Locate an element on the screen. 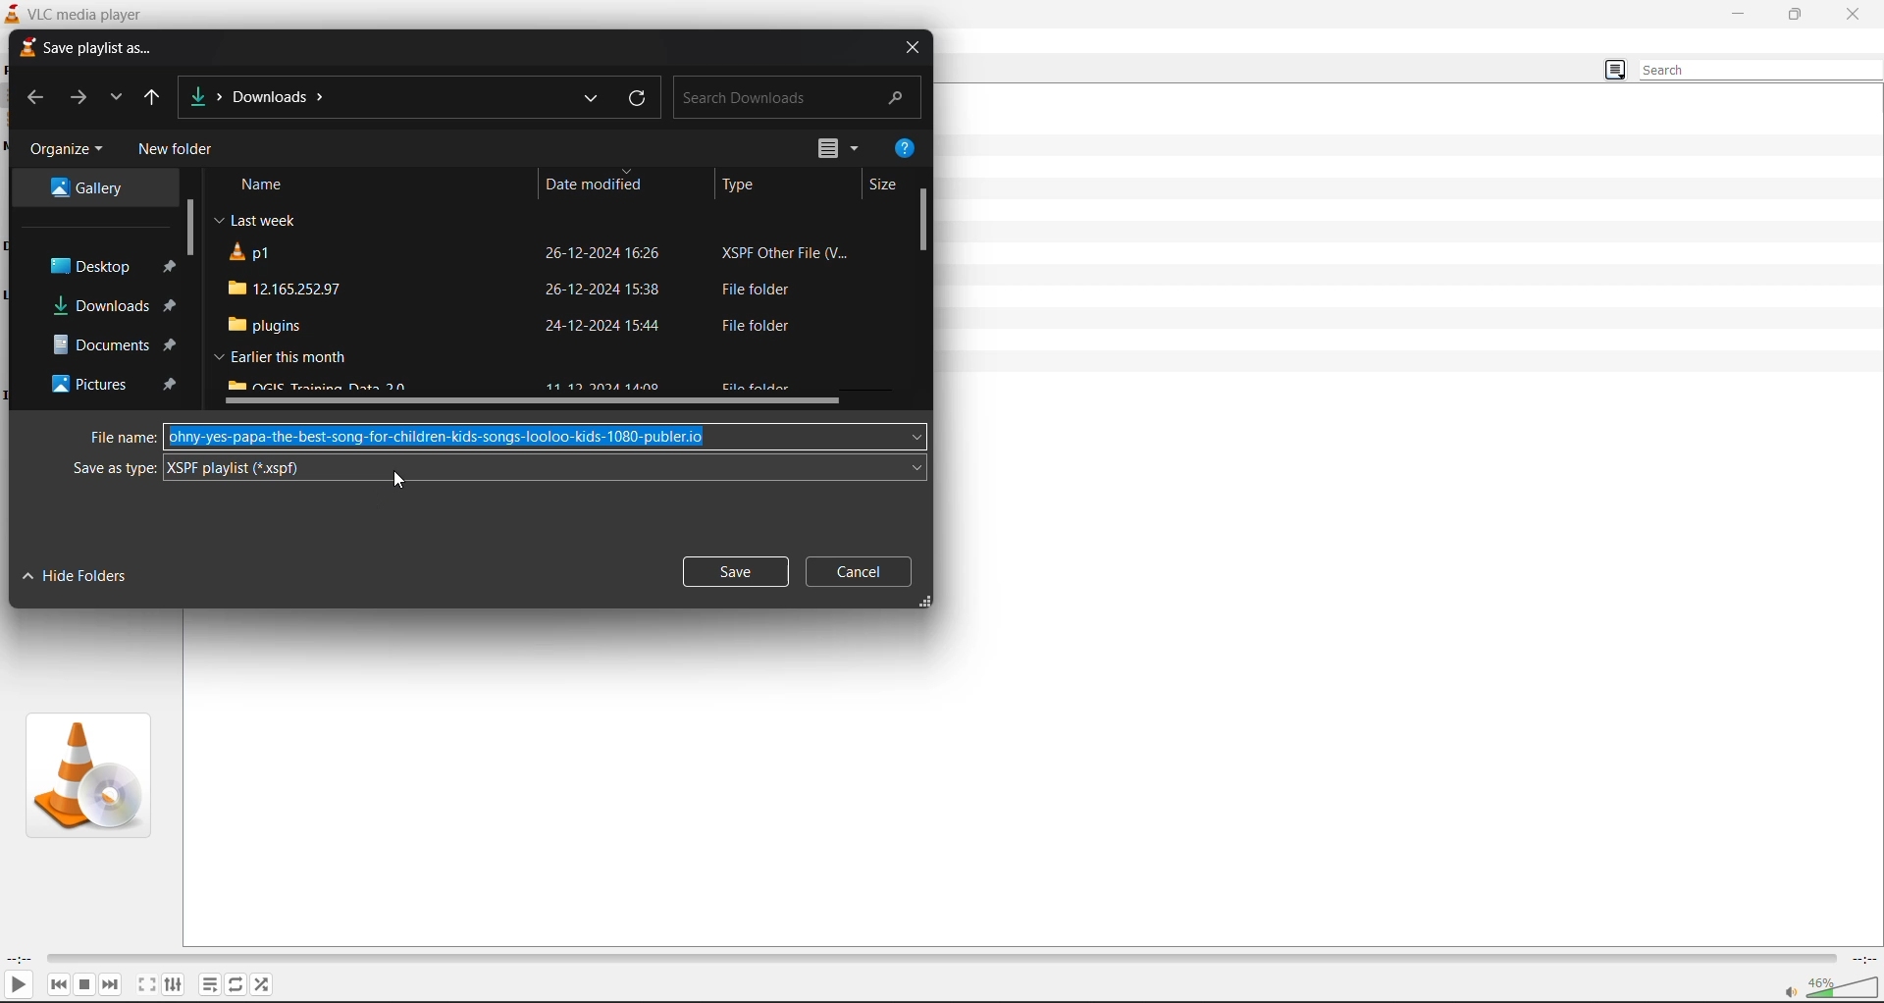 This screenshot has width=1884, height=1003. close is located at coordinates (910, 49).